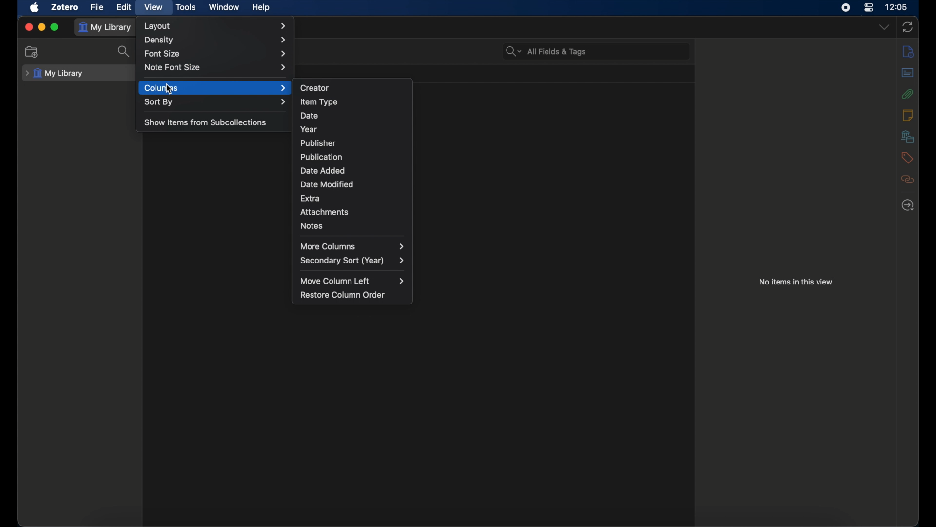 The width and height of the screenshot is (936, 527). I want to click on my library, so click(105, 27).